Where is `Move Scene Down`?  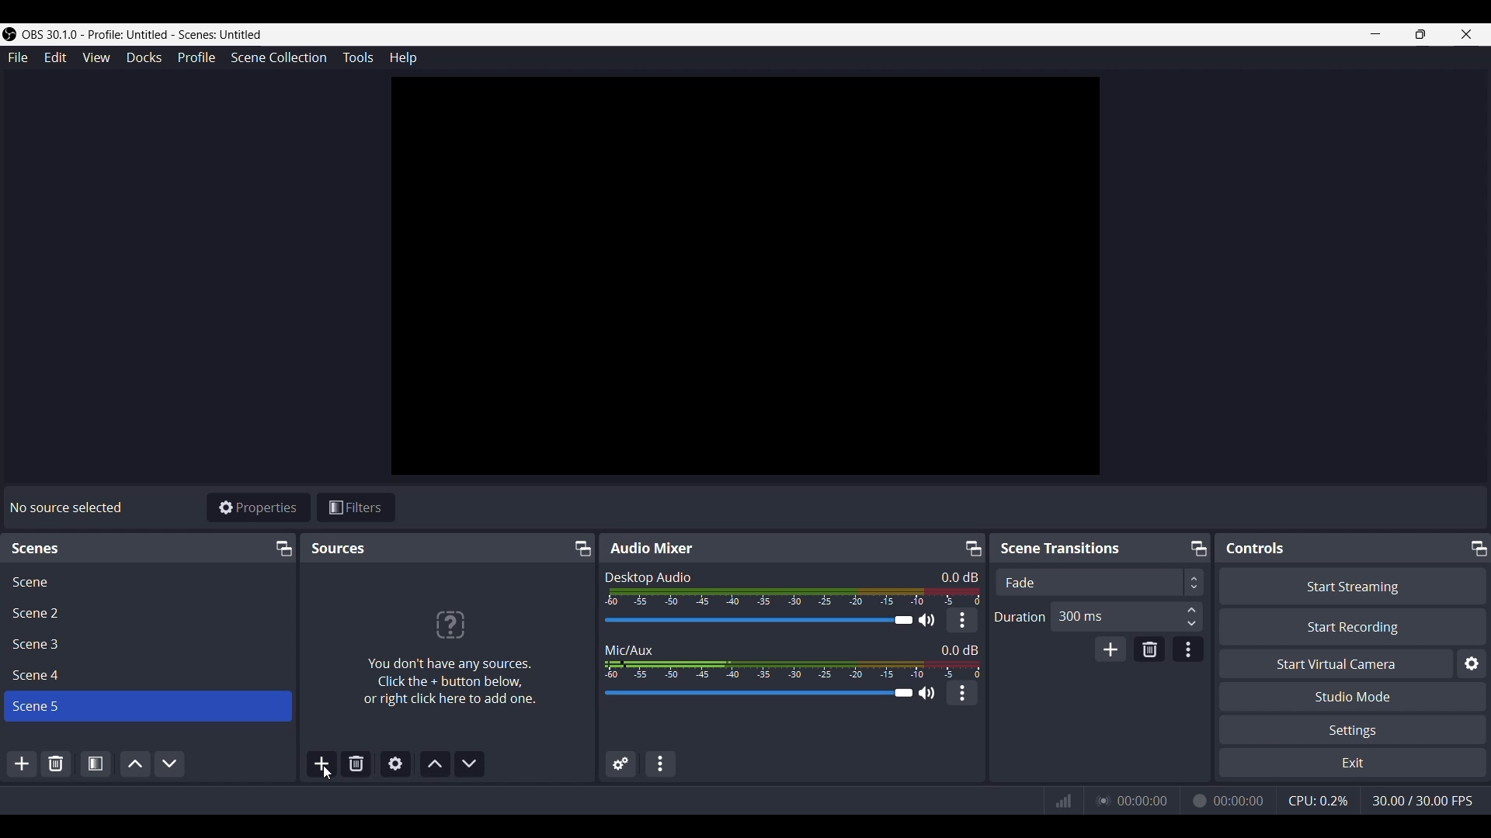 Move Scene Down is located at coordinates (169, 764).